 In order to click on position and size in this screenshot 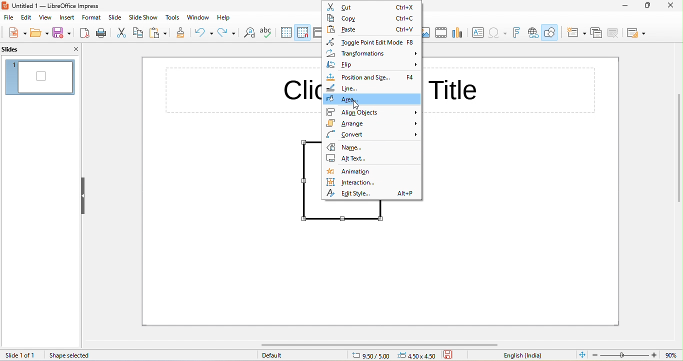, I will do `click(360, 77)`.